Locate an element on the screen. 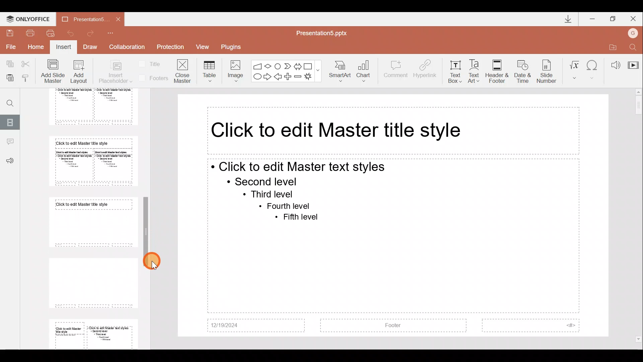 This screenshot has width=643, height=362. Maximize is located at coordinates (613, 18).